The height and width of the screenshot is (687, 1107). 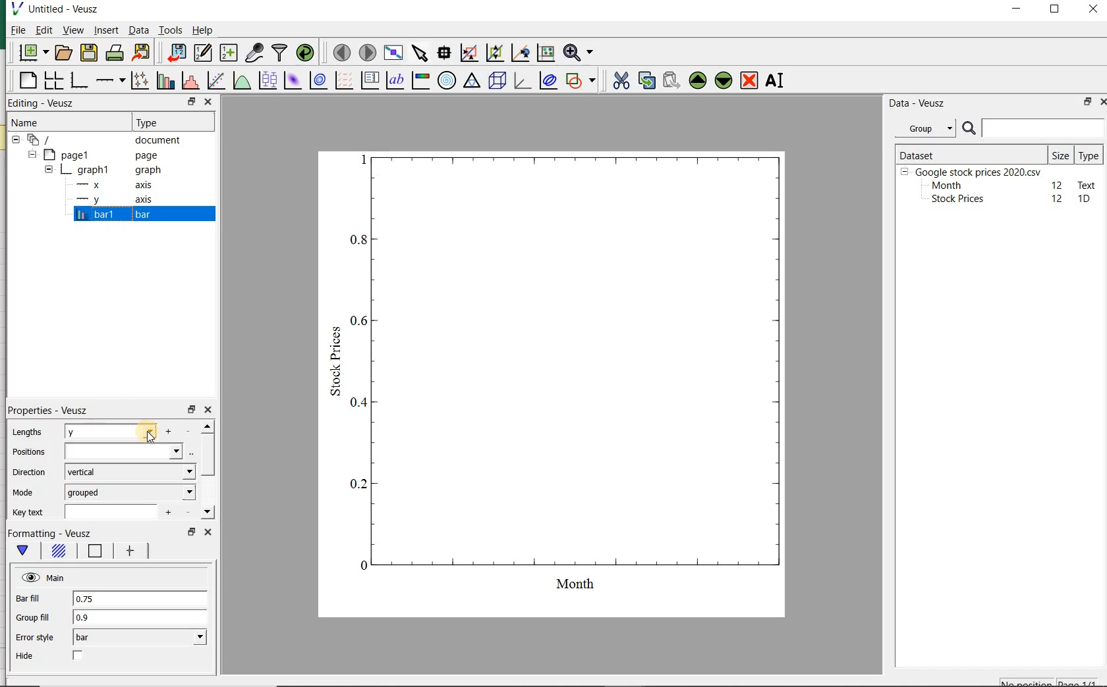 I want to click on graph1, so click(x=101, y=171).